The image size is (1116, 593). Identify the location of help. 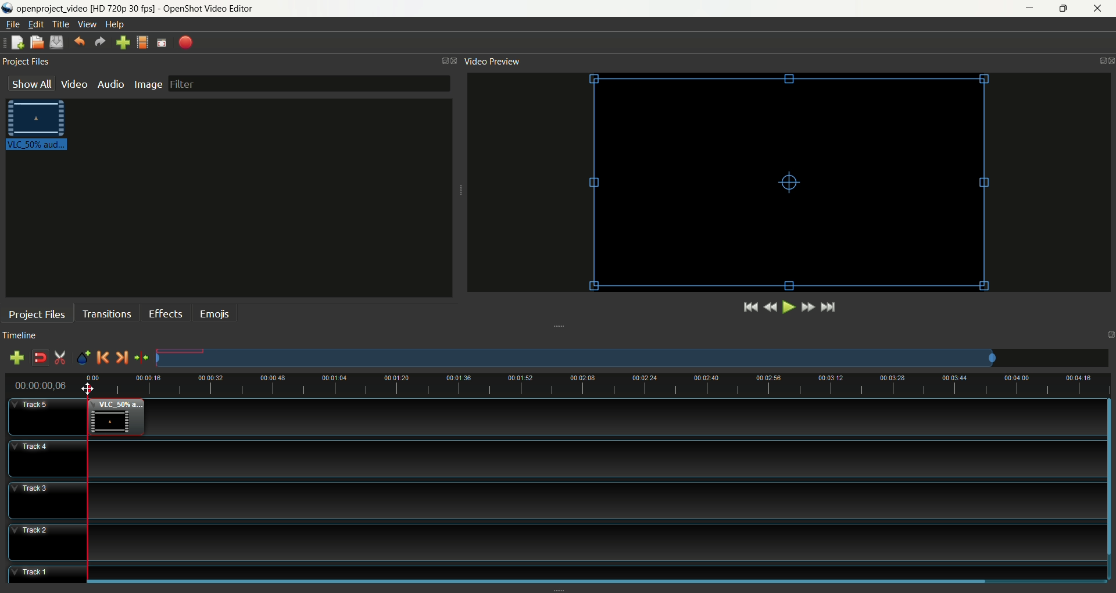
(116, 25).